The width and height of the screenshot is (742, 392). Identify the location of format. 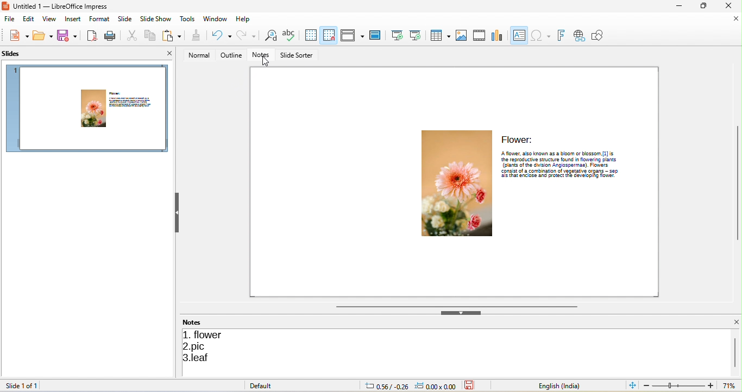
(98, 20).